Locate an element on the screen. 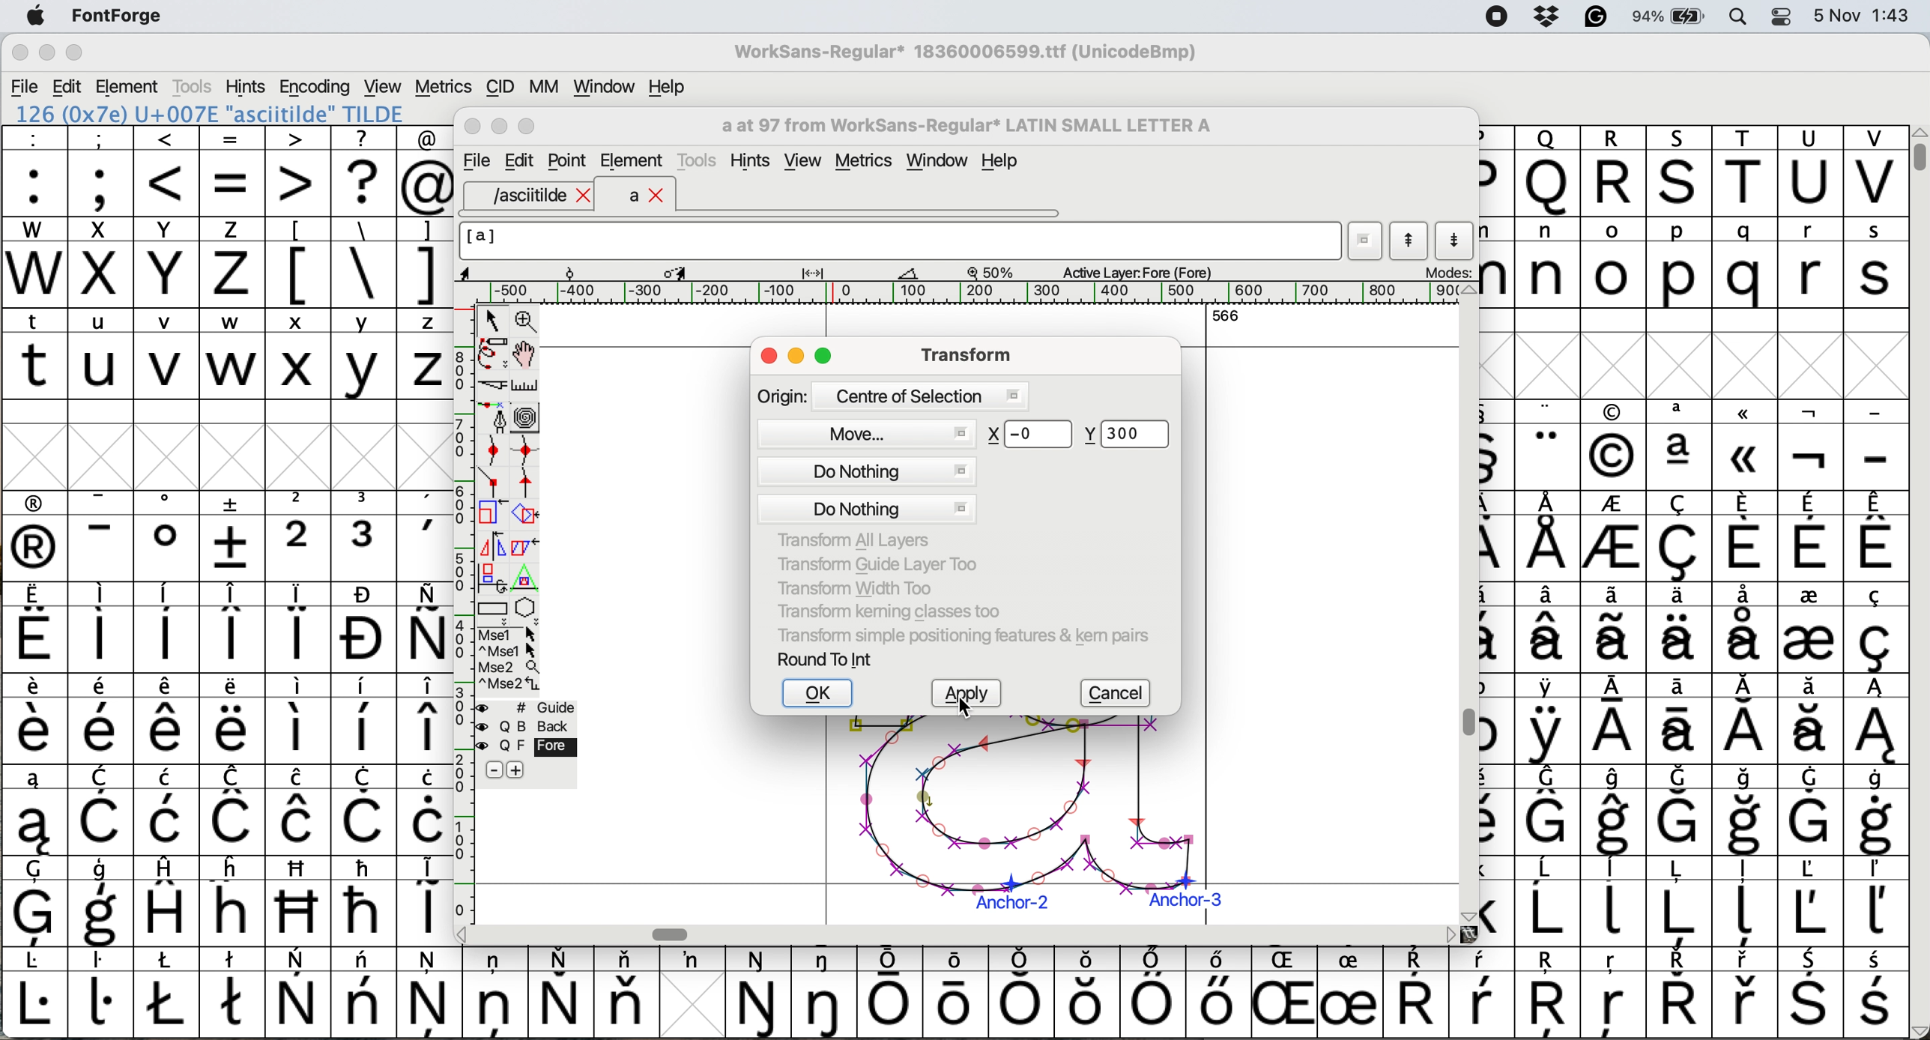 This screenshot has width=1930, height=1040. symbol is located at coordinates (1613, 721).